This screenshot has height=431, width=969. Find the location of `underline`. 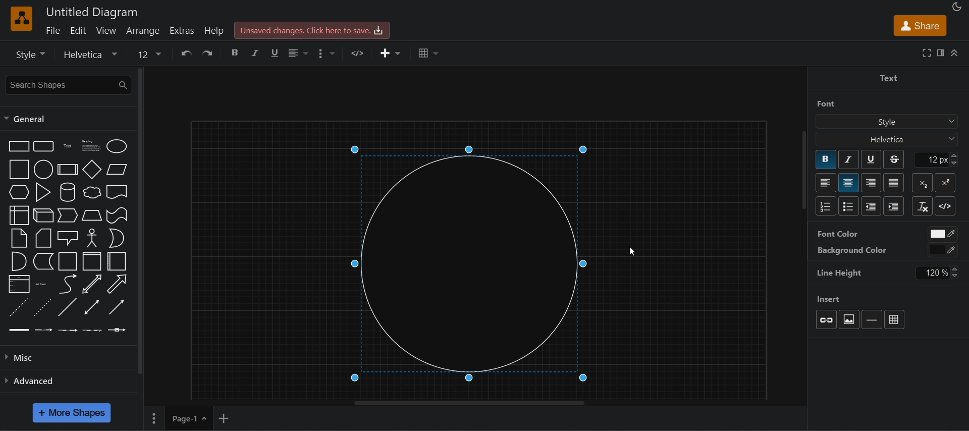

underline is located at coordinates (870, 159).